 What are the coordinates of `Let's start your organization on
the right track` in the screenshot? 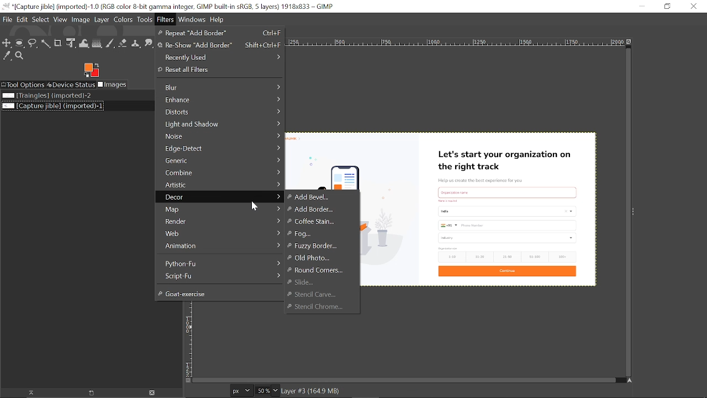 It's located at (503, 160).